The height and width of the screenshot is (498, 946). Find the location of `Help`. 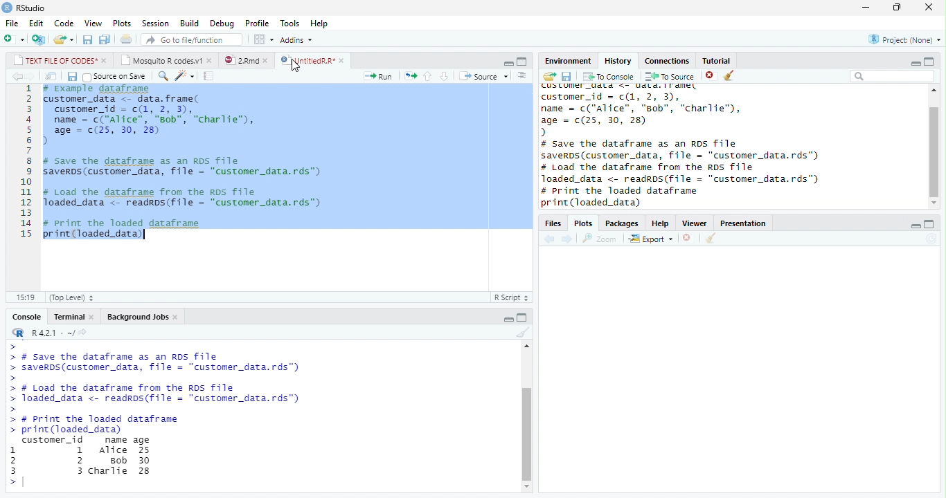

Help is located at coordinates (660, 224).